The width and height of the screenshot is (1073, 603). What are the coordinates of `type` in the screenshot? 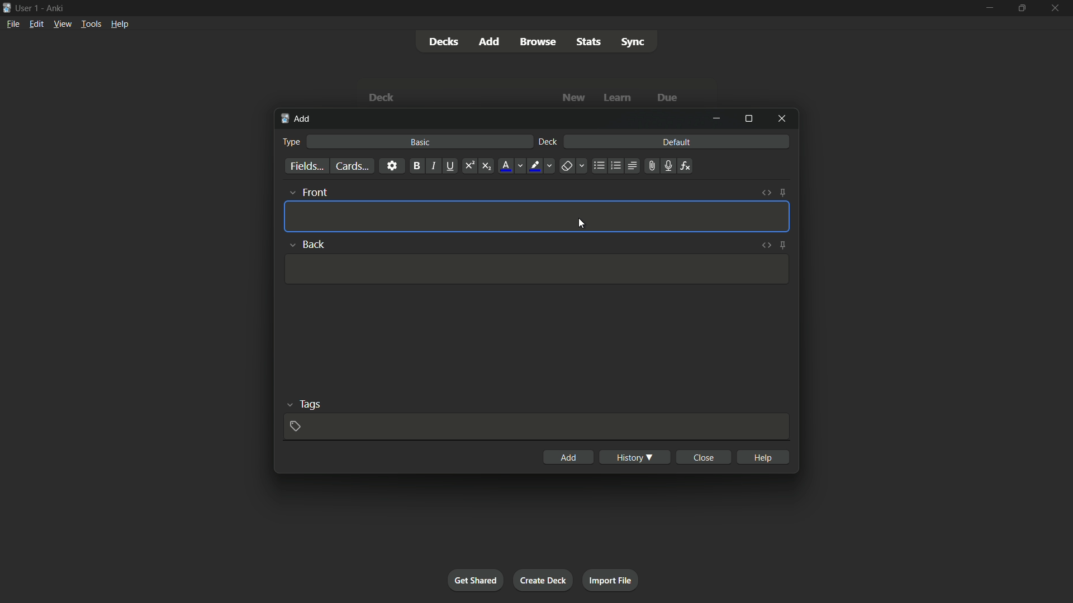 It's located at (290, 142).